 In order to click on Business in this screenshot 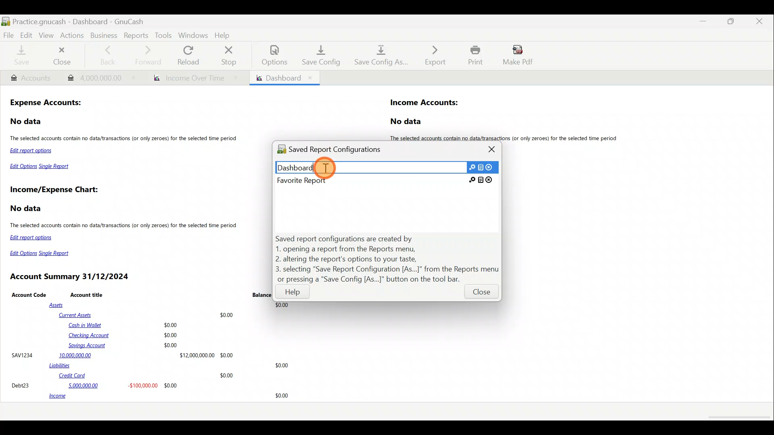, I will do `click(104, 35)`.